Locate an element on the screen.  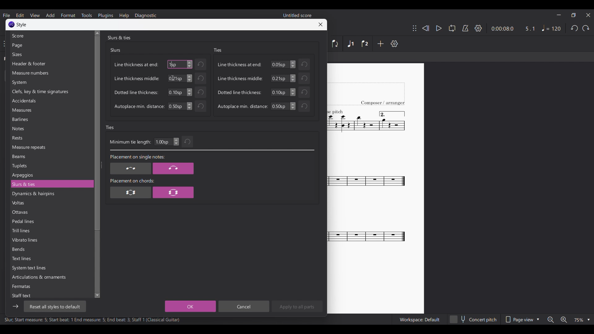
Increase/Decrease line thickness at end is located at coordinates (190, 64).